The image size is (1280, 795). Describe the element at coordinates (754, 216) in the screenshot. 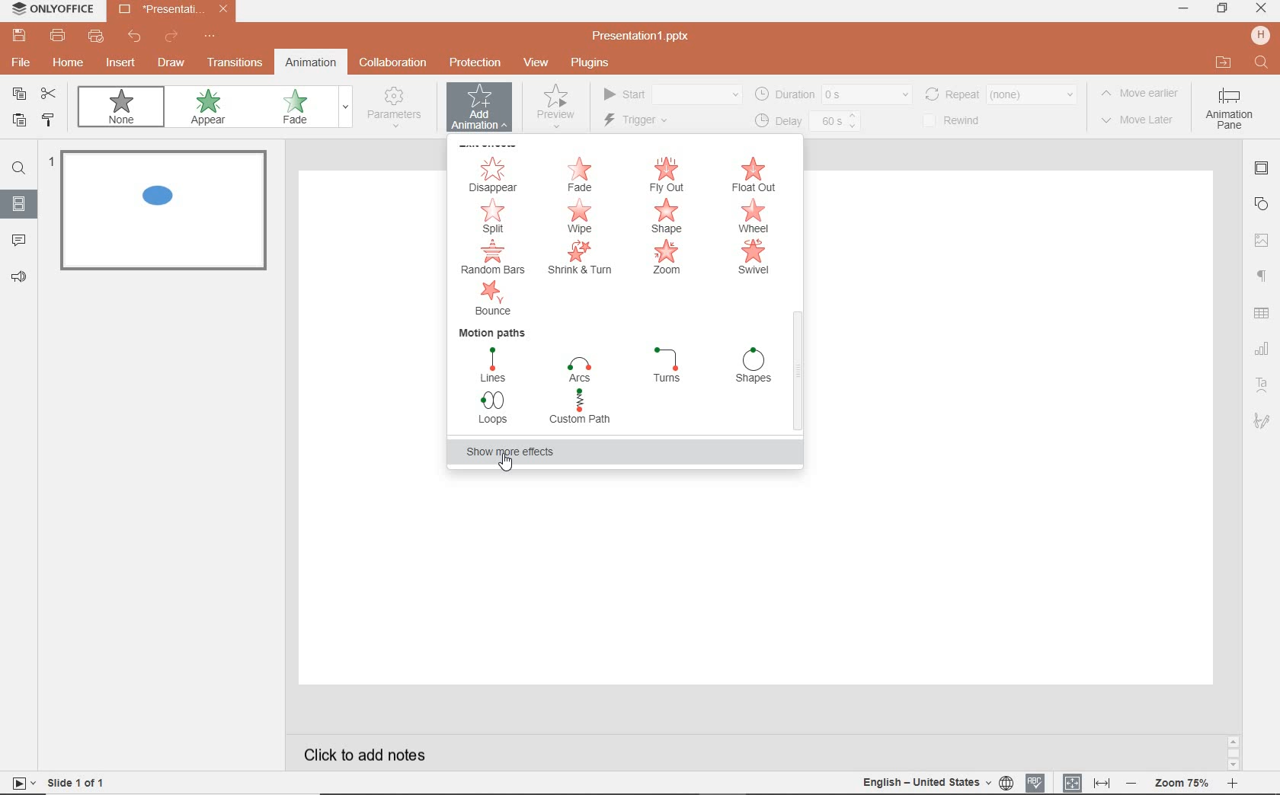

I see `WHEEL` at that location.